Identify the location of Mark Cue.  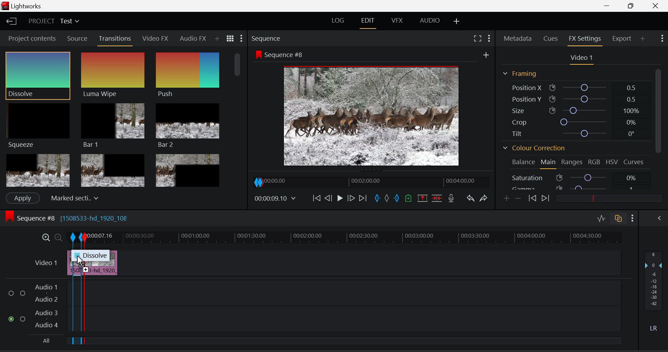
(408, 199).